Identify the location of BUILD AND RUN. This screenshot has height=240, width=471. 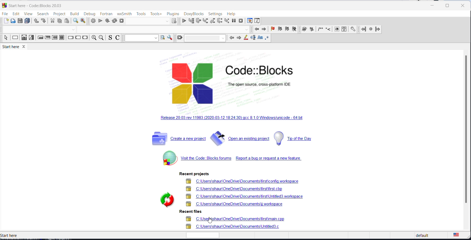
(107, 21).